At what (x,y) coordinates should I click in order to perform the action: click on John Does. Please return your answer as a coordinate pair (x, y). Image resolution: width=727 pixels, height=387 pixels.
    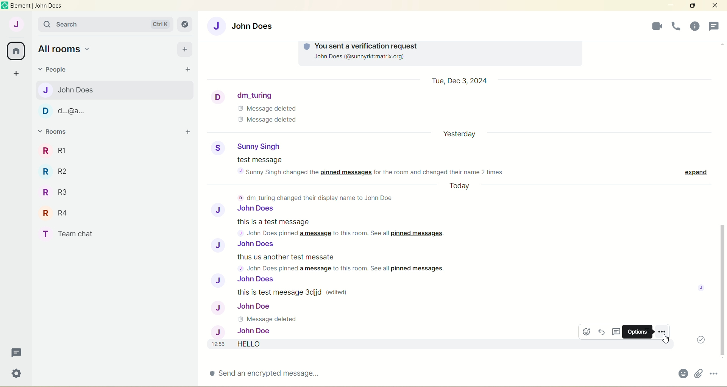
    Looking at the image, I should click on (246, 209).